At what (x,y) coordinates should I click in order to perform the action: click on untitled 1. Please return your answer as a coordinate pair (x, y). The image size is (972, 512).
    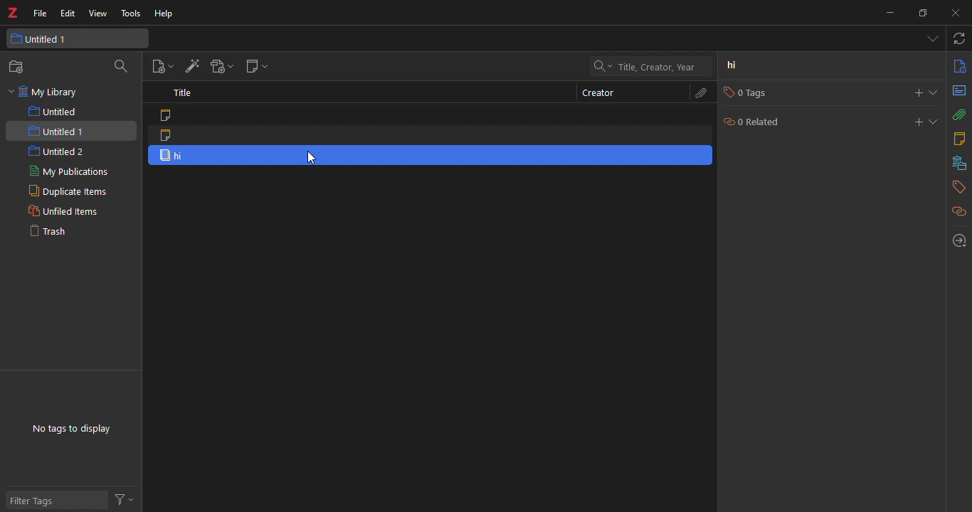
    Looking at the image, I should click on (56, 130).